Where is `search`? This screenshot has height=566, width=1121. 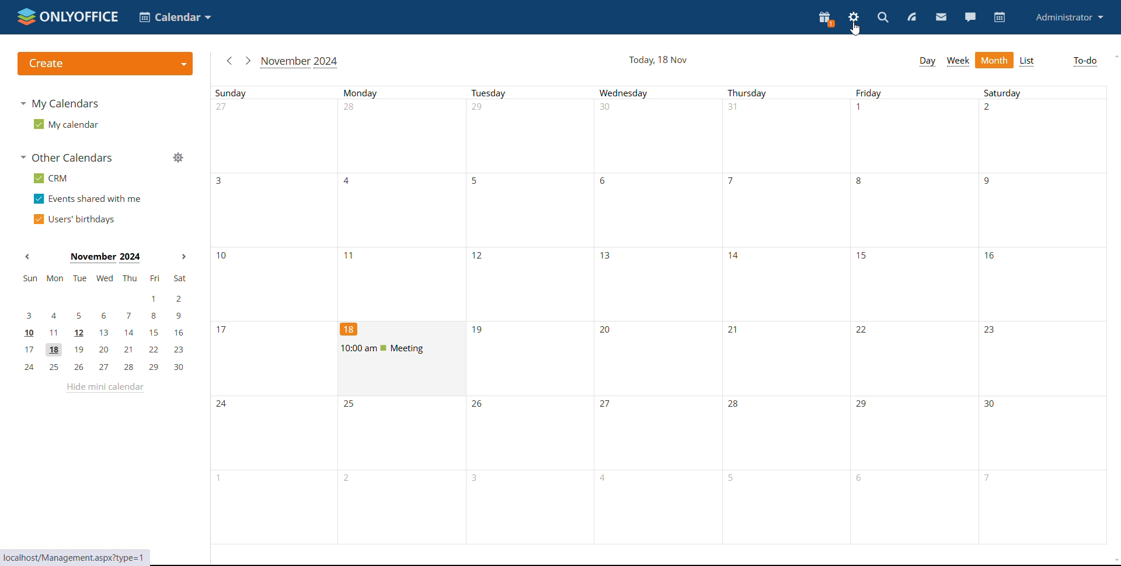 search is located at coordinates (882, 17).